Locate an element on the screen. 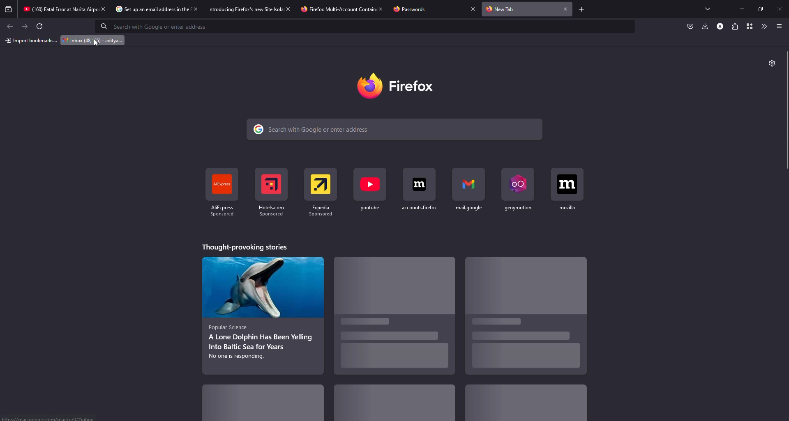  minimize is located at coordinates (738, 9).